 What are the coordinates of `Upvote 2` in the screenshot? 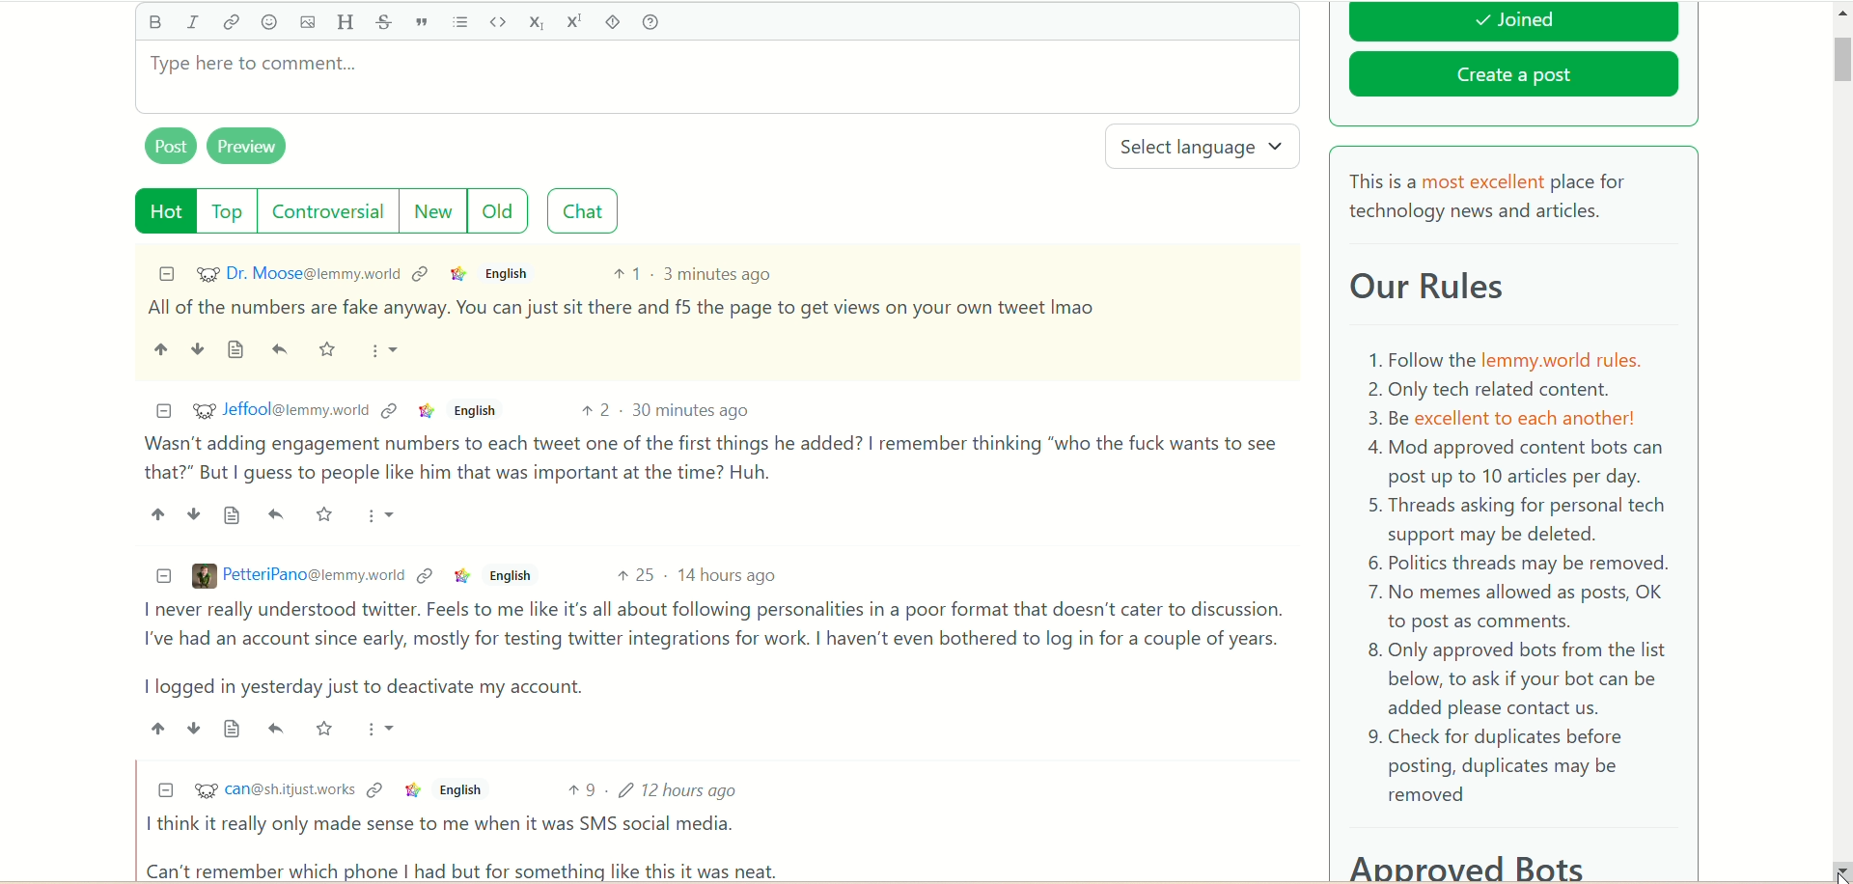 It's located at (598, 410).